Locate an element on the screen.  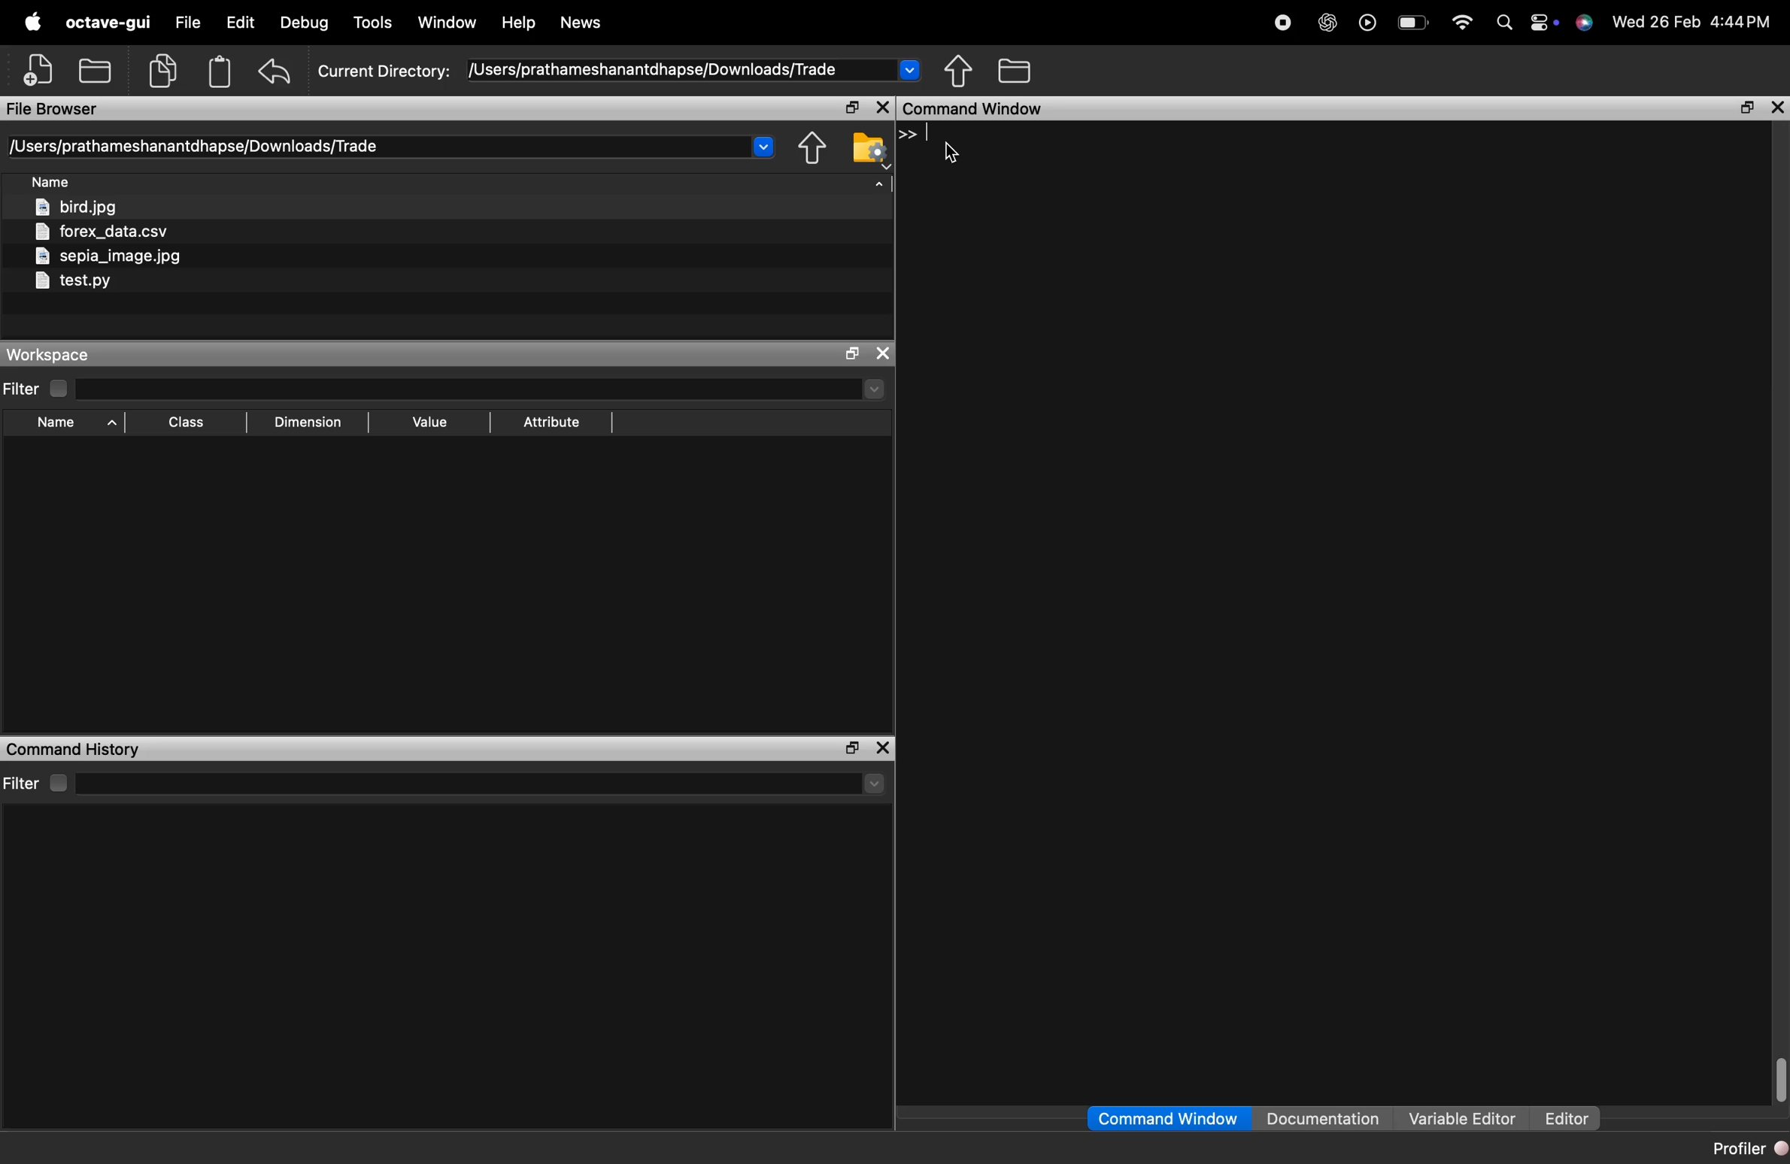
close is located at coordinates (884, 107).